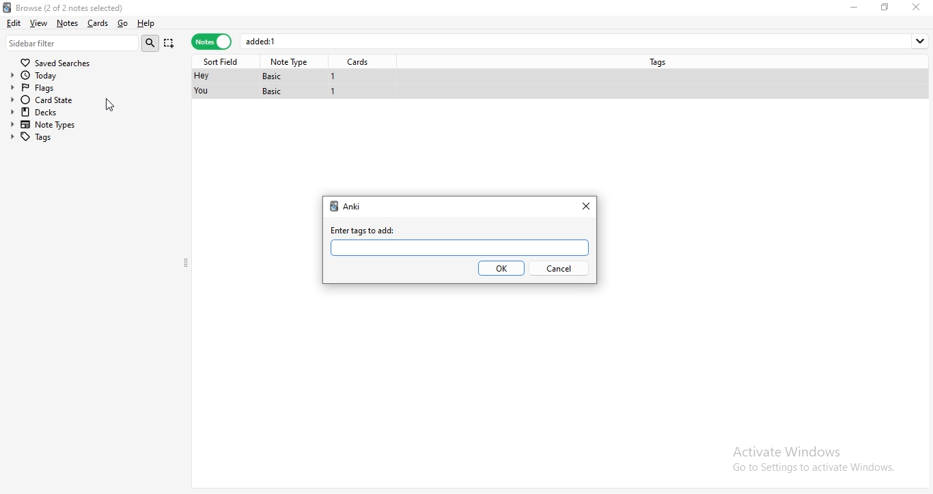  I want to click on help, so click(146, 24).